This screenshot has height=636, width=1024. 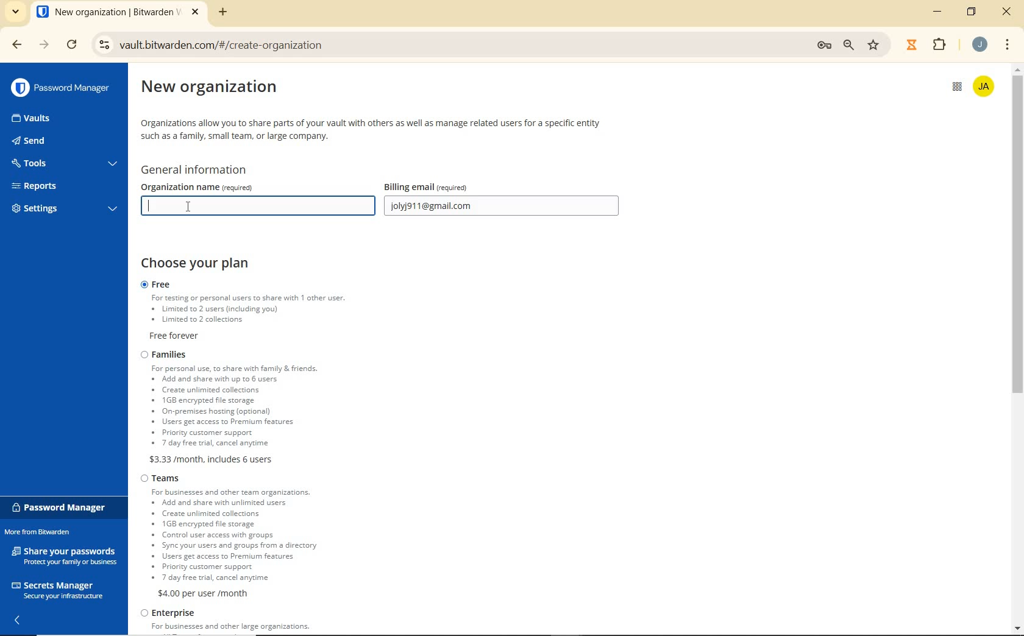 What do you see at coordinates (118, 13) in the screenshot?
I see `Bitwarden Web Vault` at bounding box center [118, 13].